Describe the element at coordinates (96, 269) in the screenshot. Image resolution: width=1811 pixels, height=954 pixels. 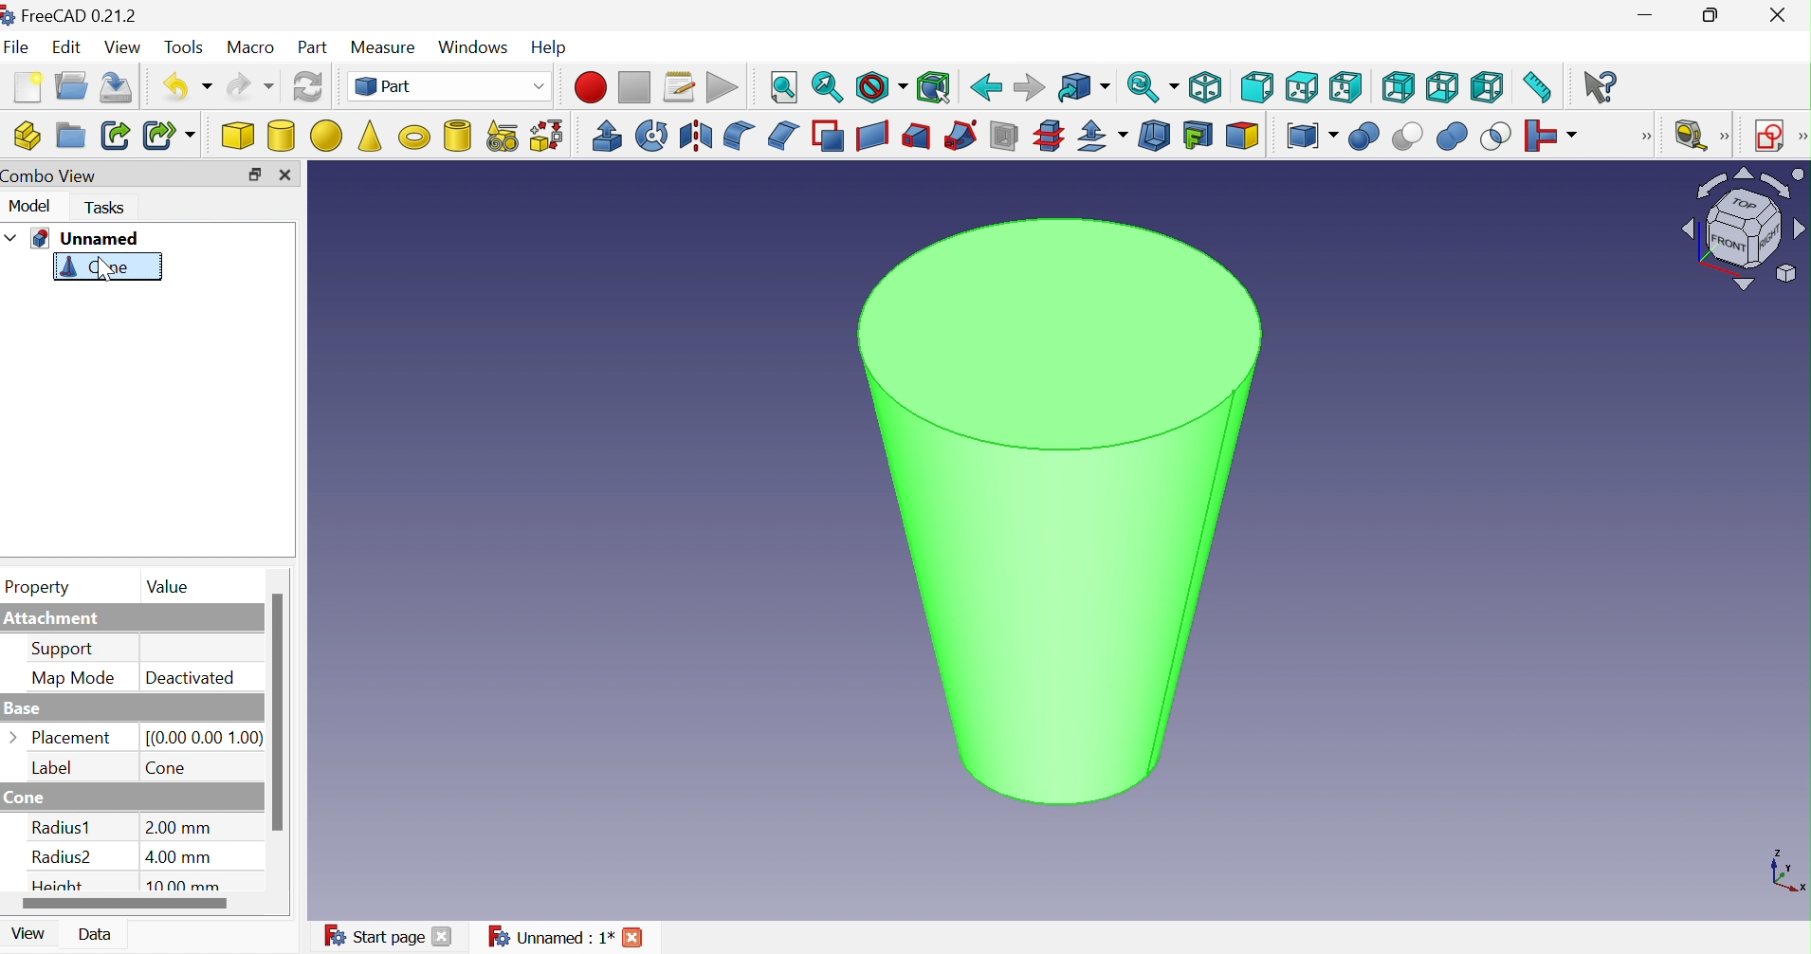
I see `Cone` at that location.